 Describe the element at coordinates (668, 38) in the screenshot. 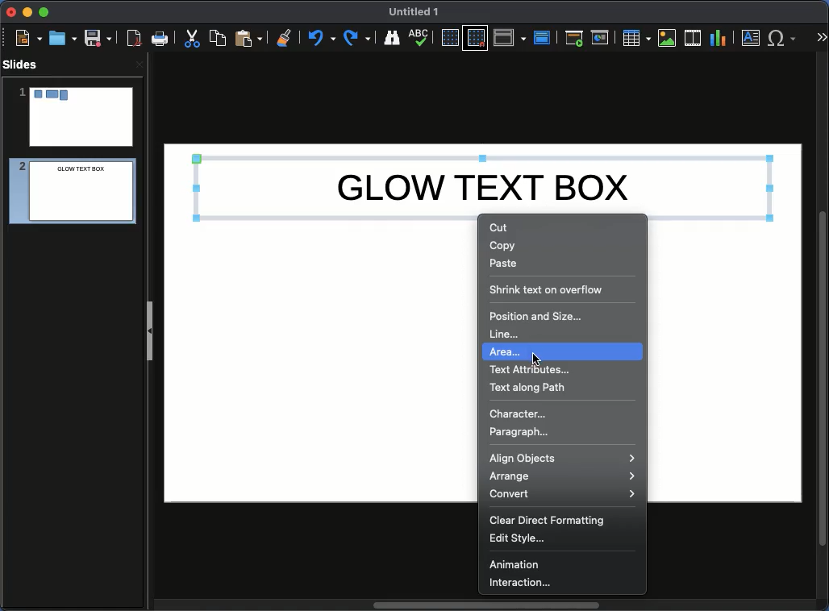

I see `Image` at that location.